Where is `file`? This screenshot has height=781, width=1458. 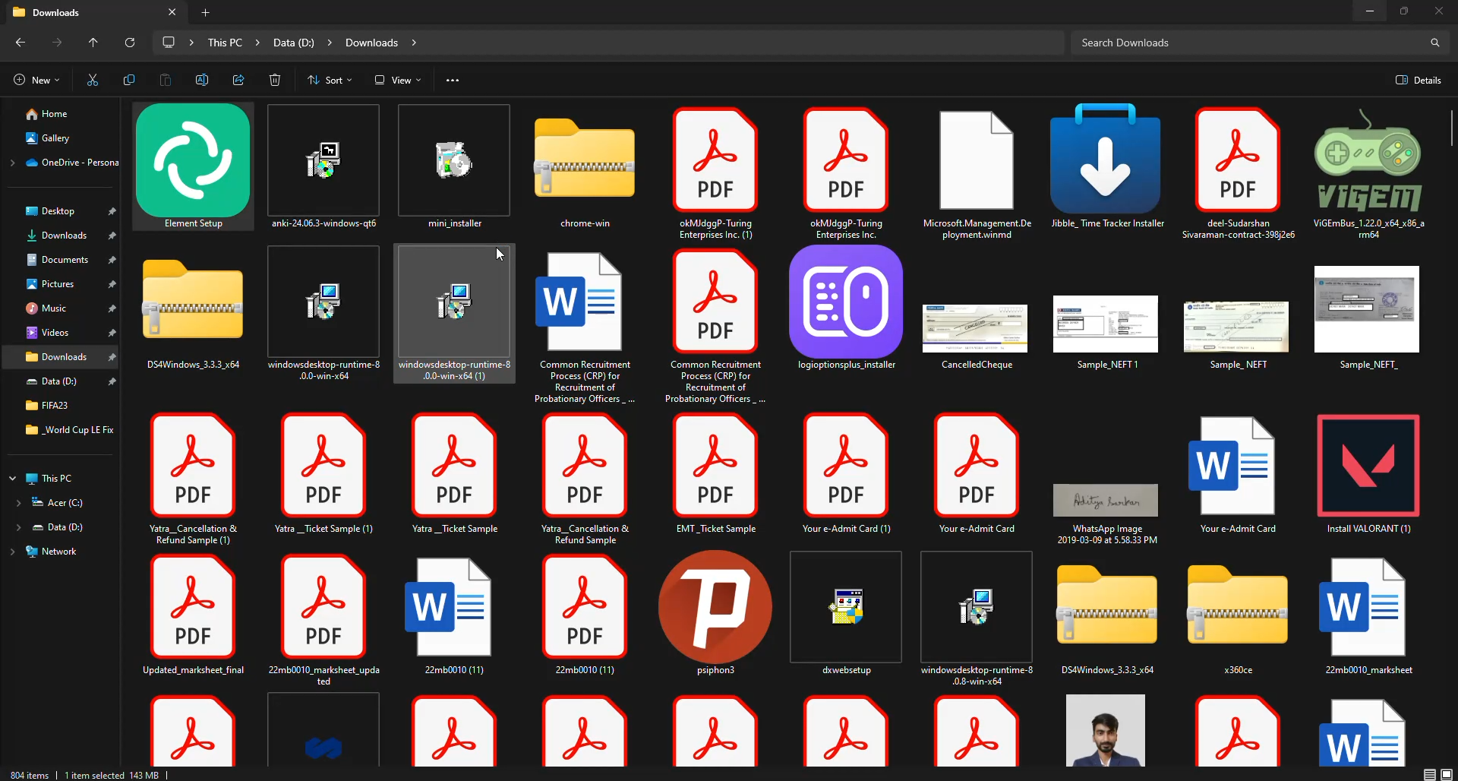 file is located at coordinates (1376, 172).